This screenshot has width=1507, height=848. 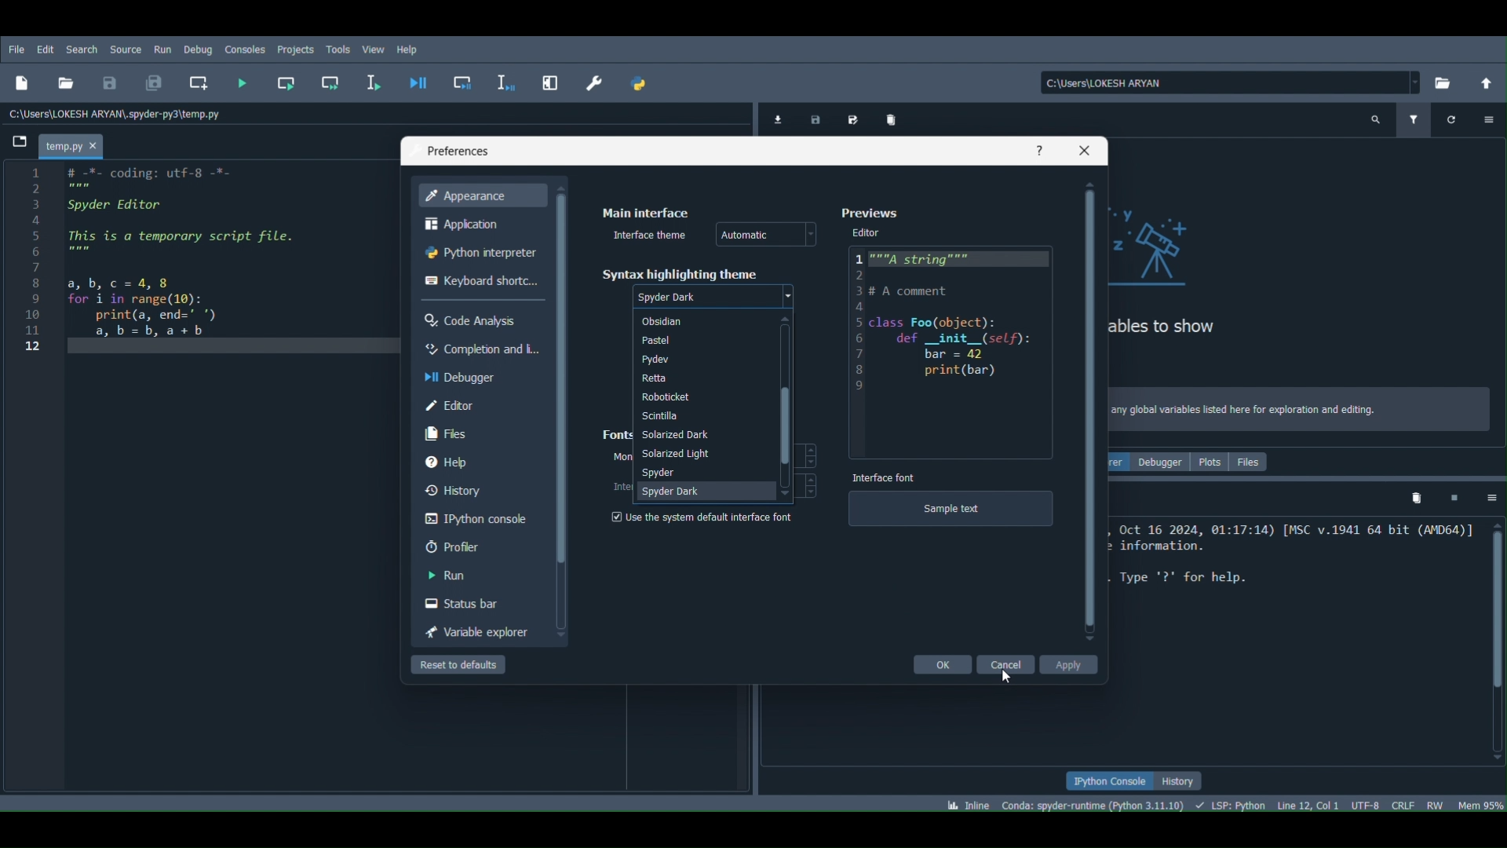 I want to click on Python Interpreter, so click(x=482, y=250).